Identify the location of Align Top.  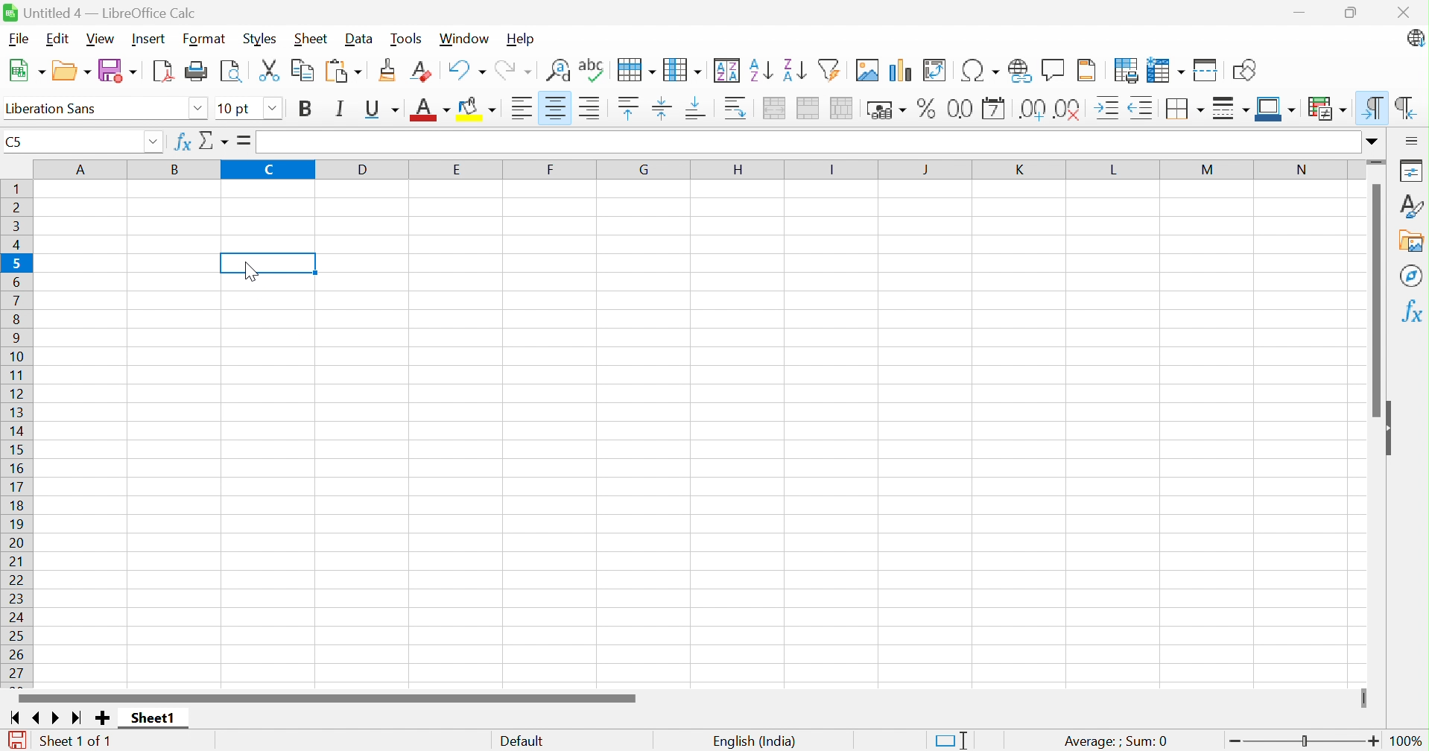
(627, 108).